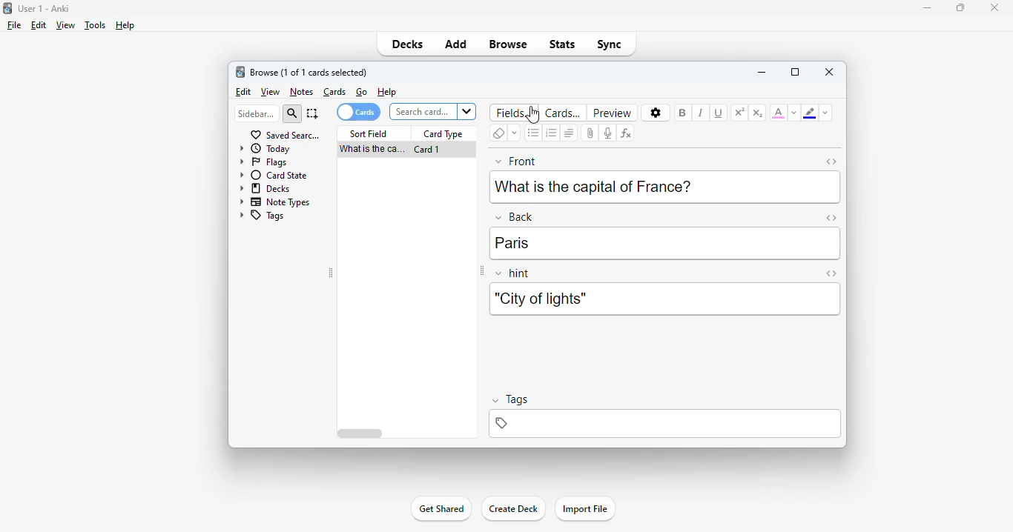 Image resolution: width=1013 pixels, height=532 pixels. What do you see at coordinates (590, 133) in the screenshot?
I see `attach pictures/audio/video` at bounding box center [590, 133].